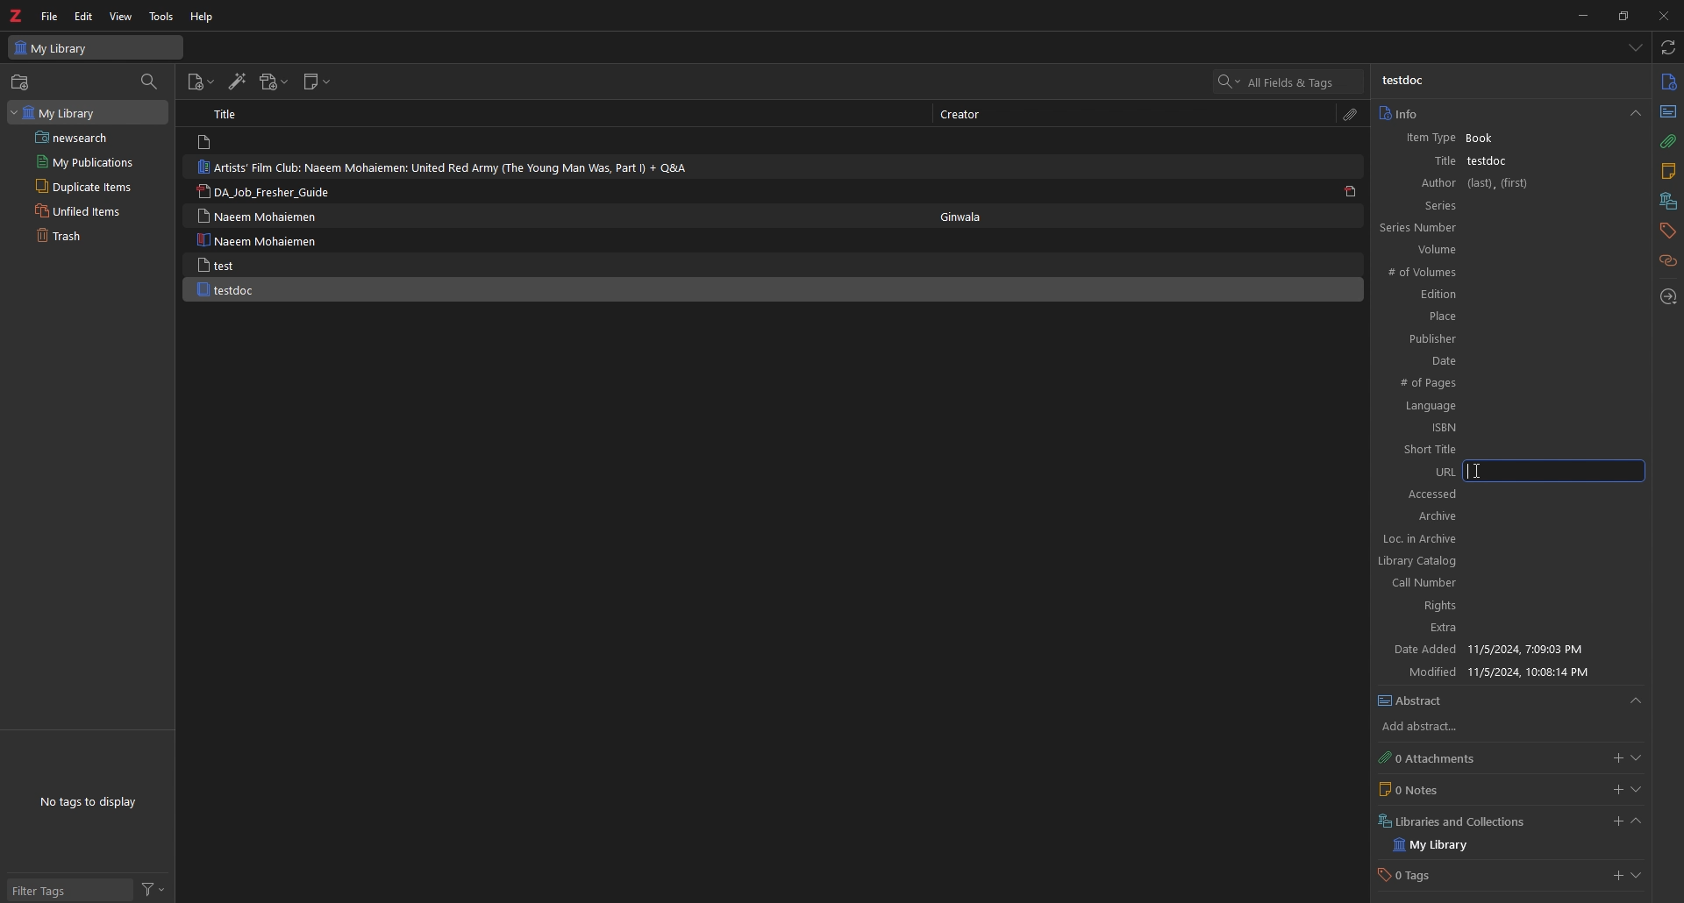  Describe the element at coordinates (1637, 790) in the screenshot. I see `show` at that location.